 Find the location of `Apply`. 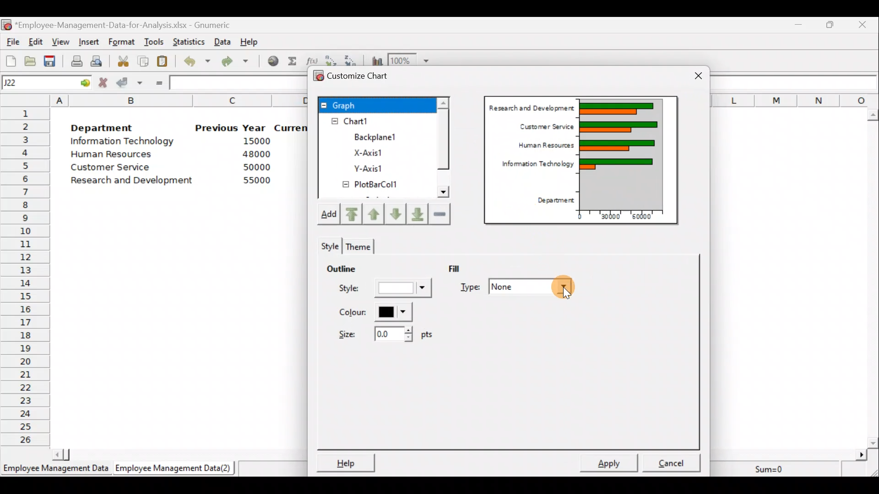

Apply is located at coordinates (610, 462).